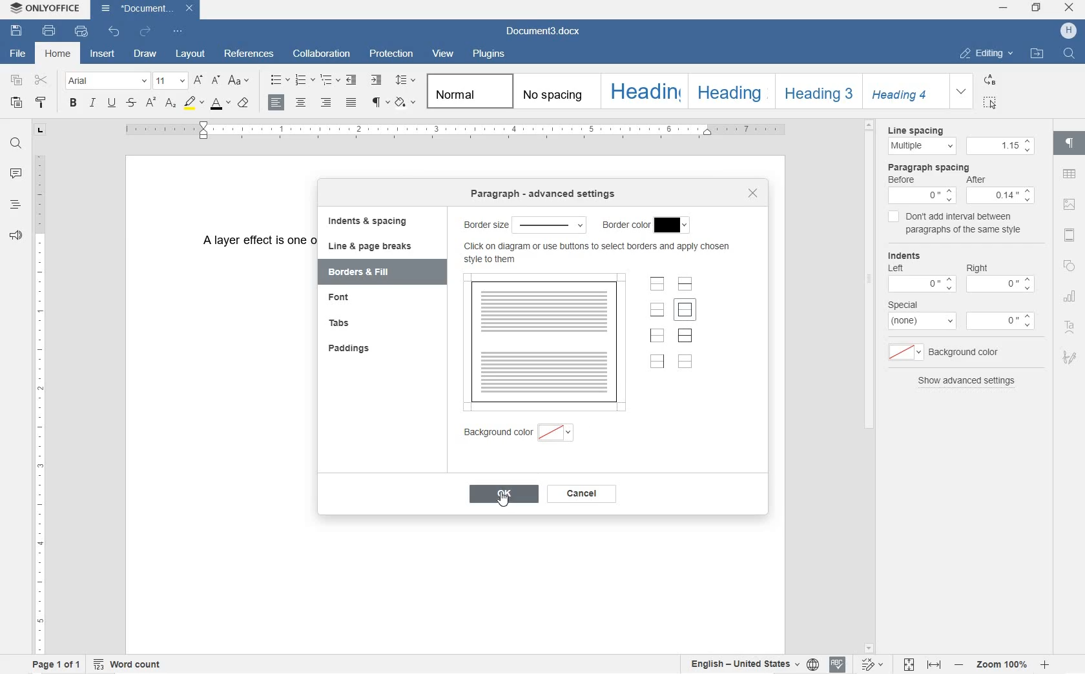 The height and width of the screenshot is (674, 1085). I want to click on indents & spacing, so click(371, 221).